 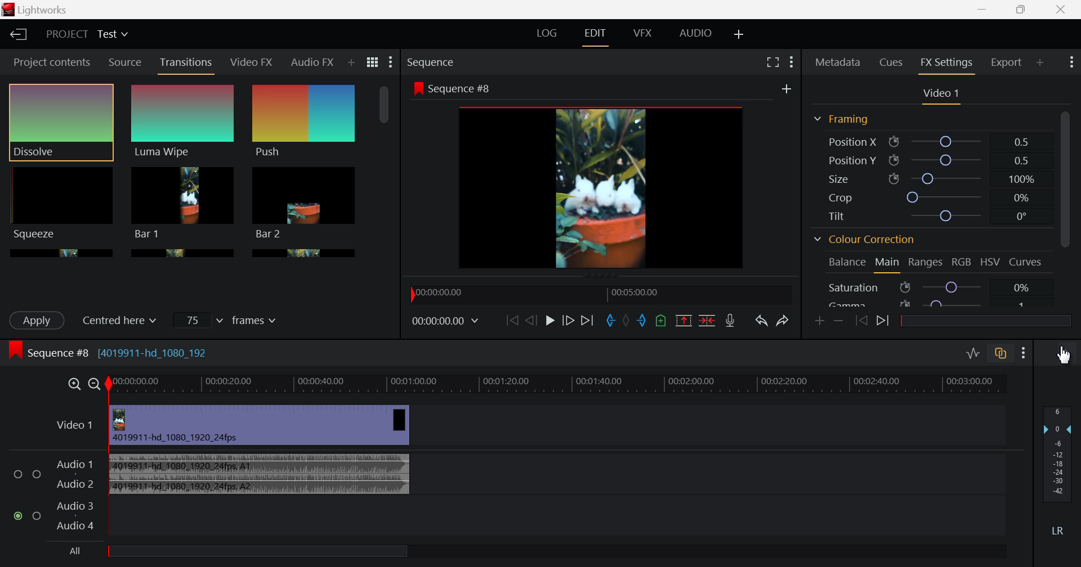 What do you see at coordinates (433, 62) in the screenshot?
I see `Sequence Preview Section` at bounding box center [433, 62].